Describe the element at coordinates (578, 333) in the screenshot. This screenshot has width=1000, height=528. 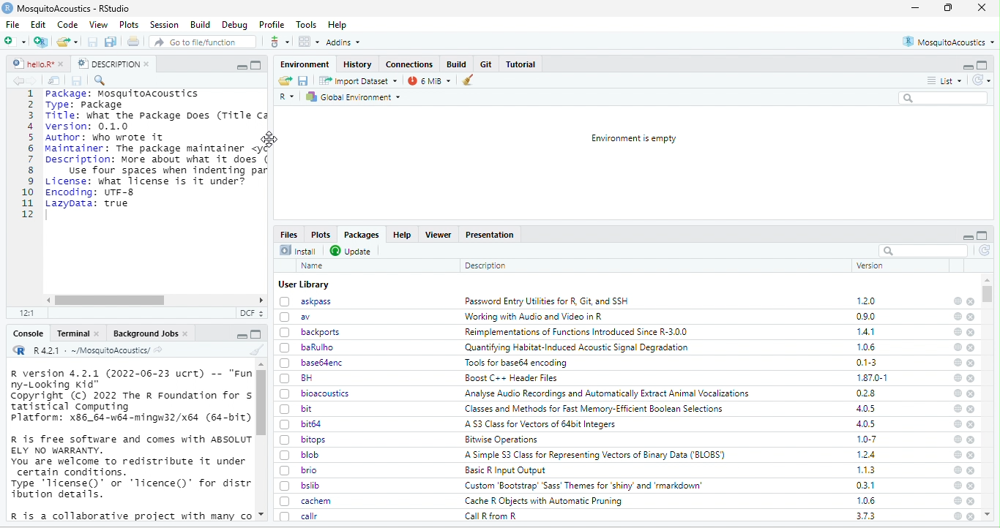
I see `Reimplementations of Functions Introduced Since R-3.00` at that location.